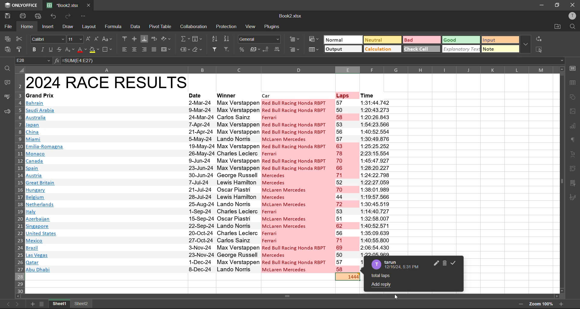 Image resolution: width=580 pixels, height=309 pixels. Describe the element at coordinates (227, 27) in the screenshot. I see `protection` at that location.